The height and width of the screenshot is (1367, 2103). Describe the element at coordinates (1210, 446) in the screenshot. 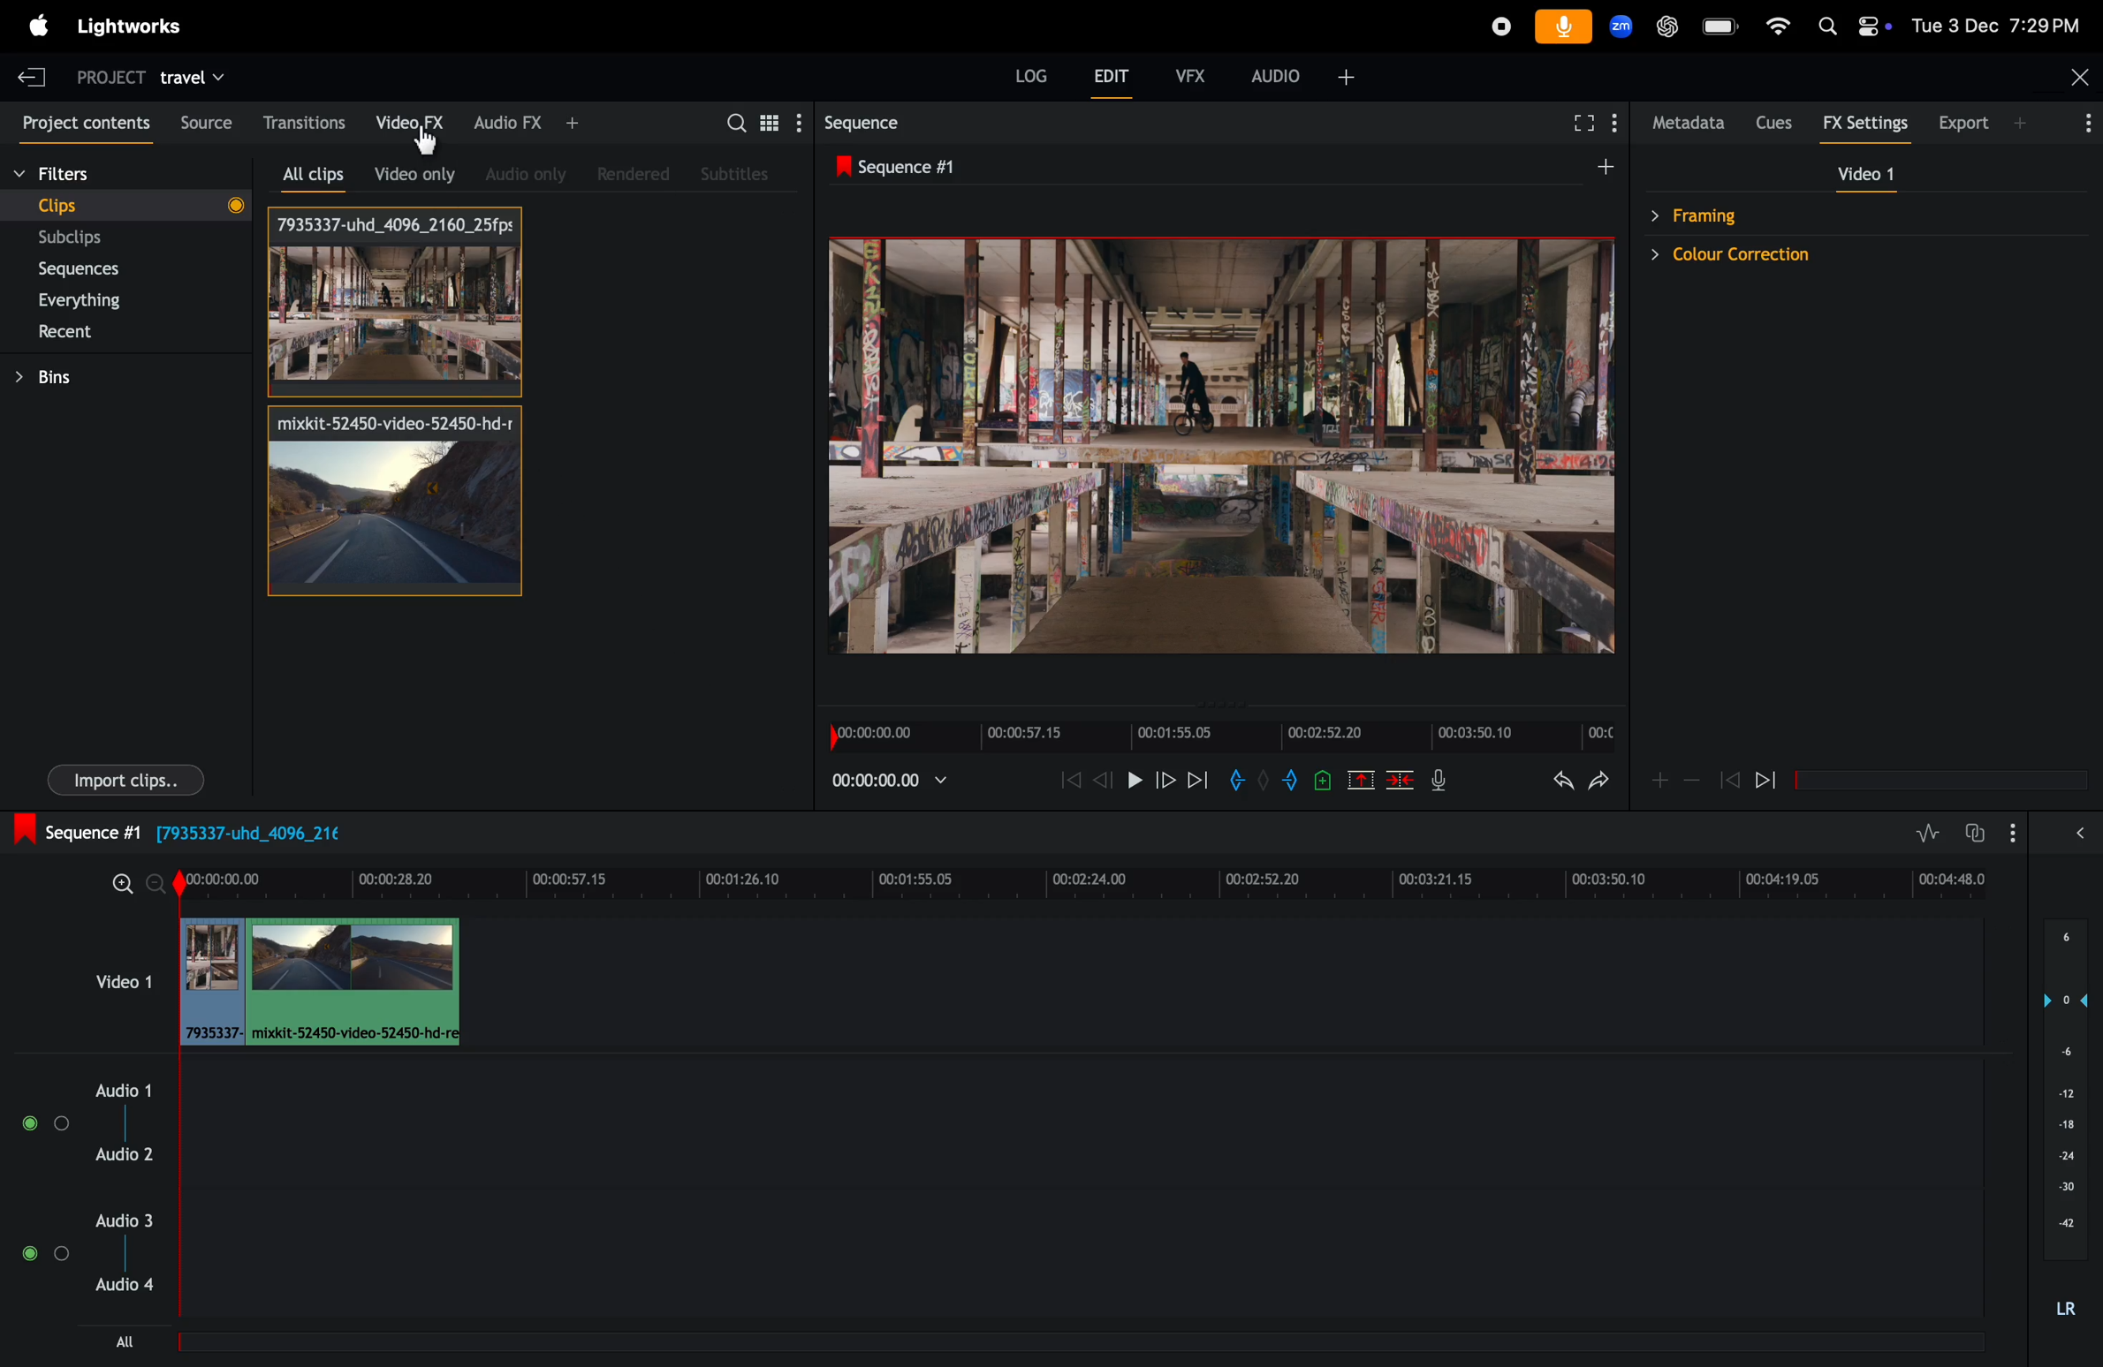

I see `out put frame` at that location.